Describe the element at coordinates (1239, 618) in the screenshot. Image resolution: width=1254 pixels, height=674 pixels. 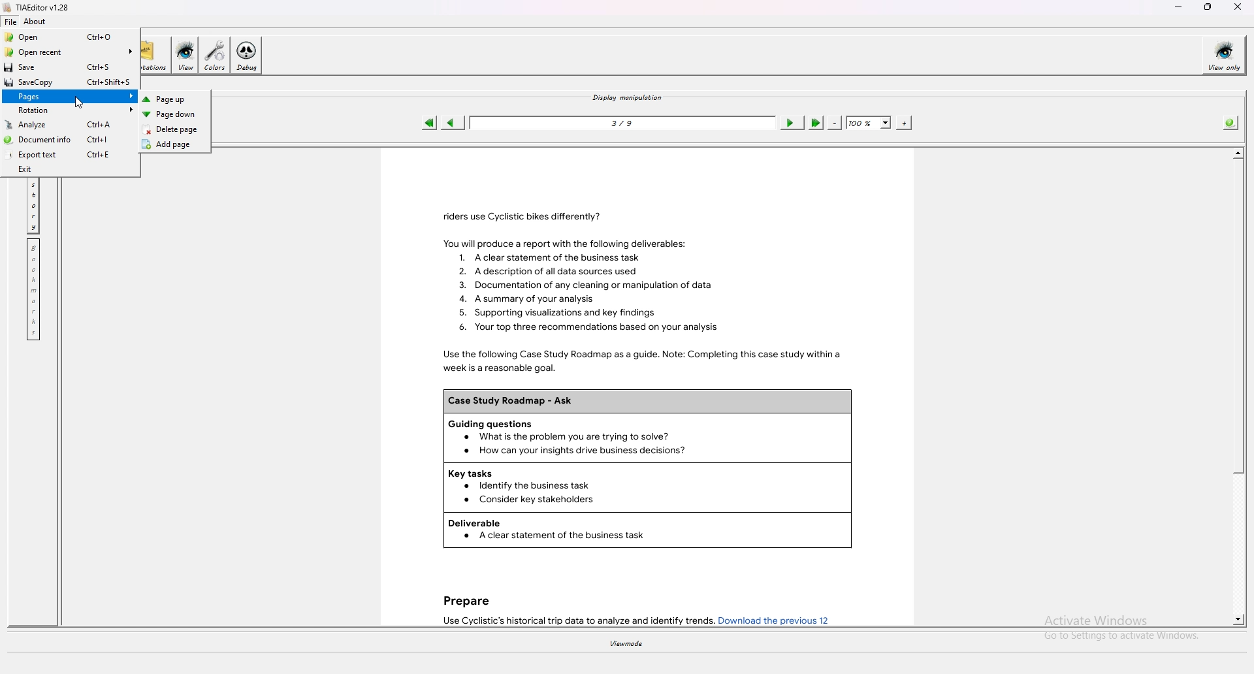
I see `scroll down` at that location.